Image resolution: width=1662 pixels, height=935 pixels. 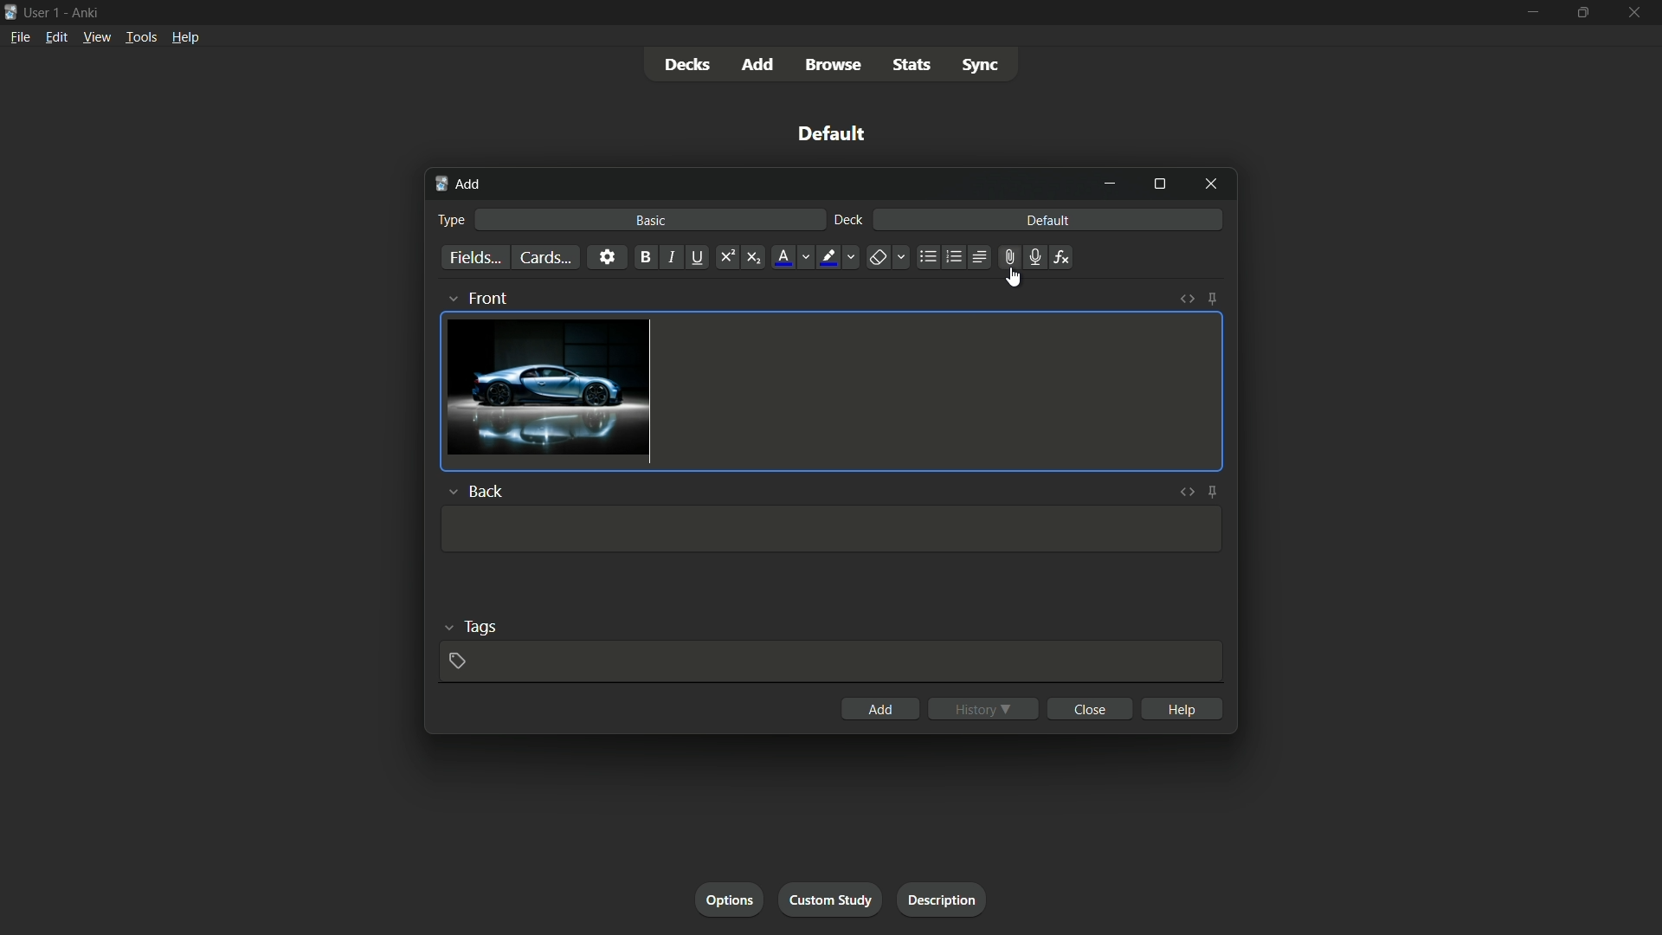 I want to click on description, so click(x=938, y=897).